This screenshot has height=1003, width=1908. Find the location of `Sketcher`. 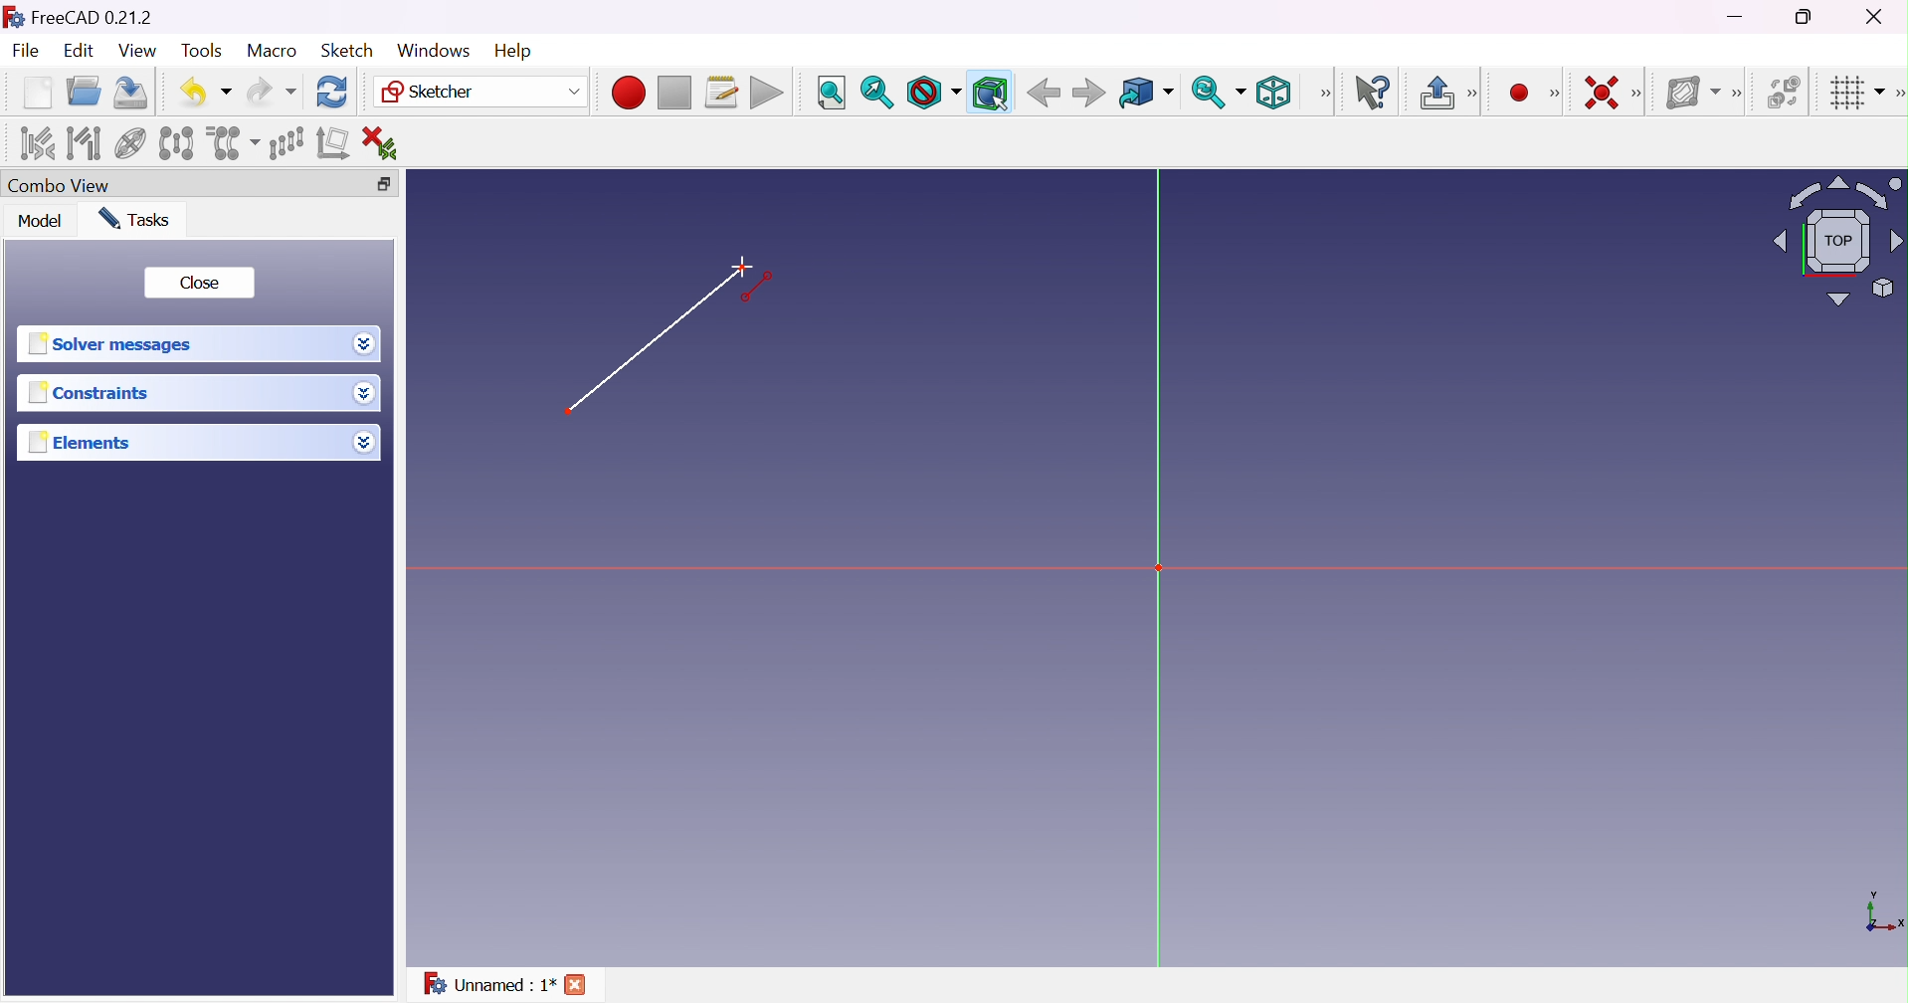

Sketcher is located at coordinates (482, 94).